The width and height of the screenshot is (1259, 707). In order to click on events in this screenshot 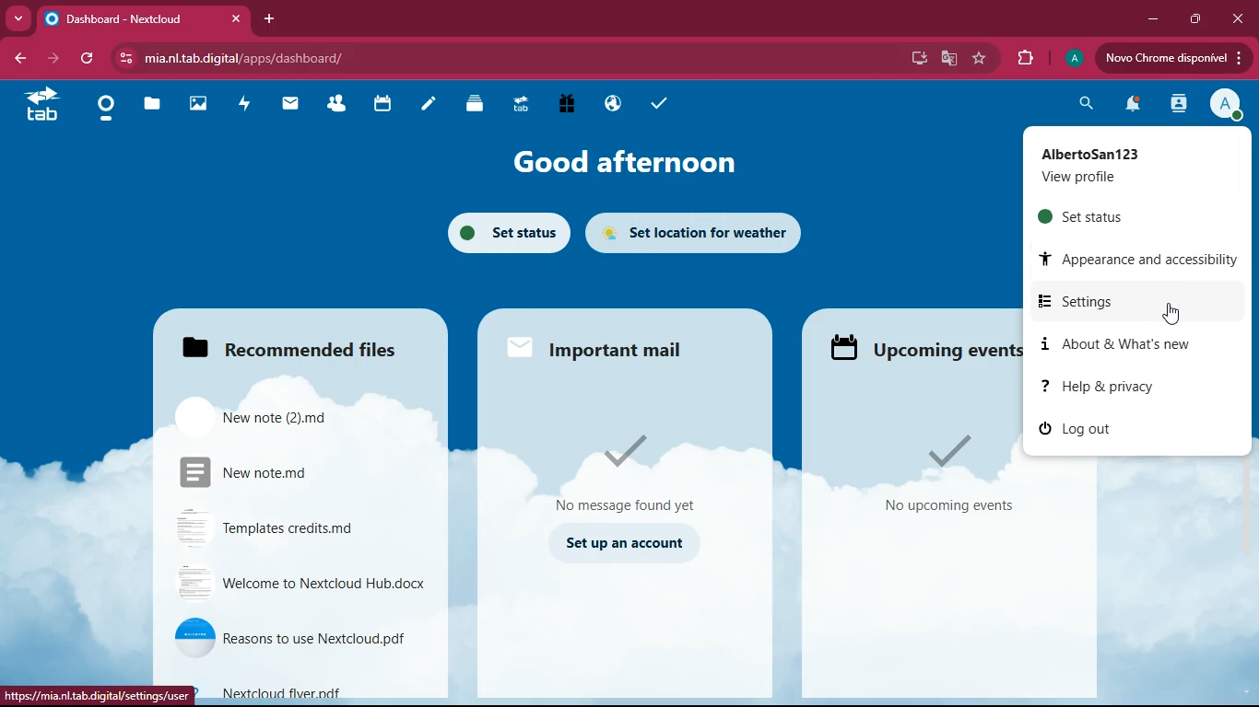, I will do `click(941, 474)`.